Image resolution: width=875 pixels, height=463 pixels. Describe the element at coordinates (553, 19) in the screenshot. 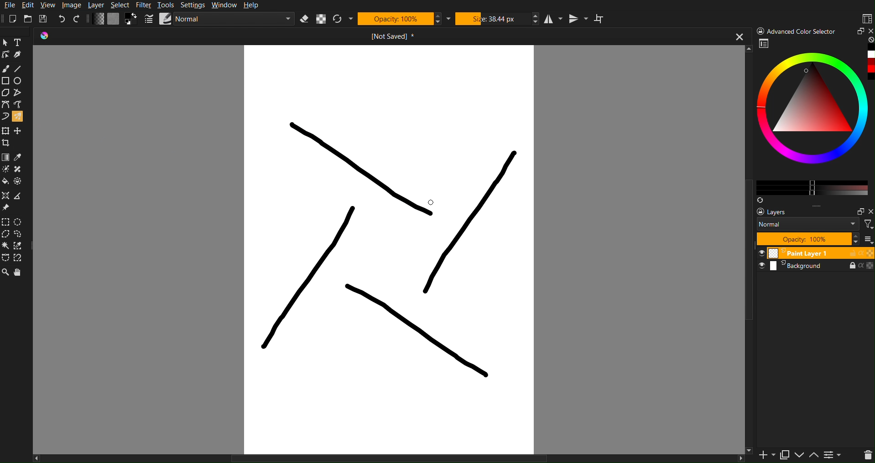

I see `Horizontal Mirror` at that location.